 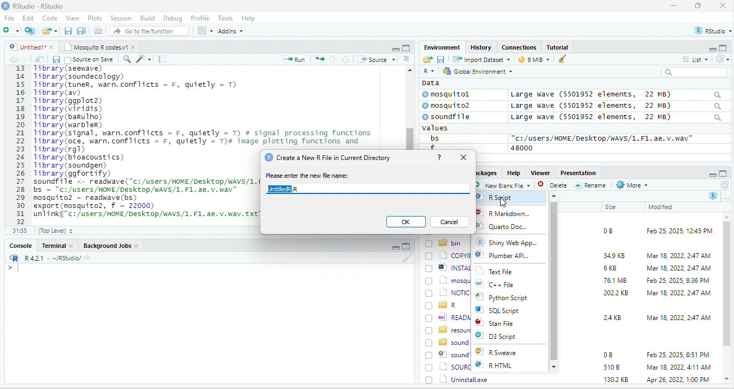 I want to click on down, so click(x=346, y=59).